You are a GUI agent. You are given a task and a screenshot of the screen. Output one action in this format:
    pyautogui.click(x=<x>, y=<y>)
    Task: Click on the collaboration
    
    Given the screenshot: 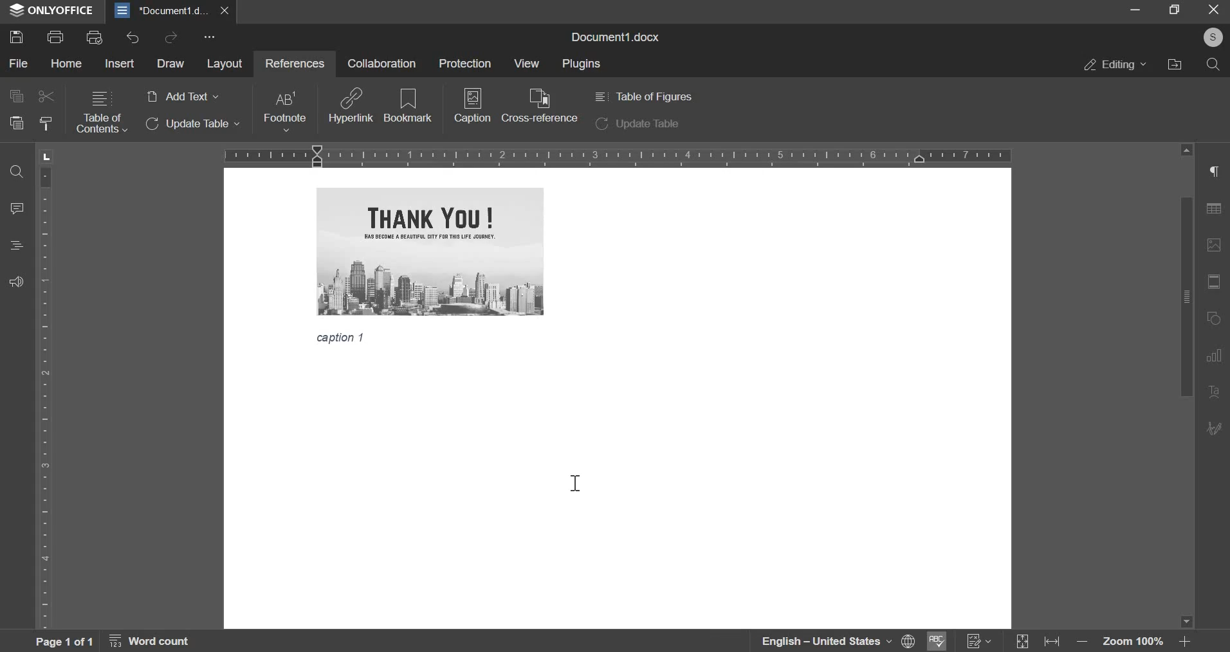 What is the action you would take?
    pyautogui.click(x=381, y=63)
    